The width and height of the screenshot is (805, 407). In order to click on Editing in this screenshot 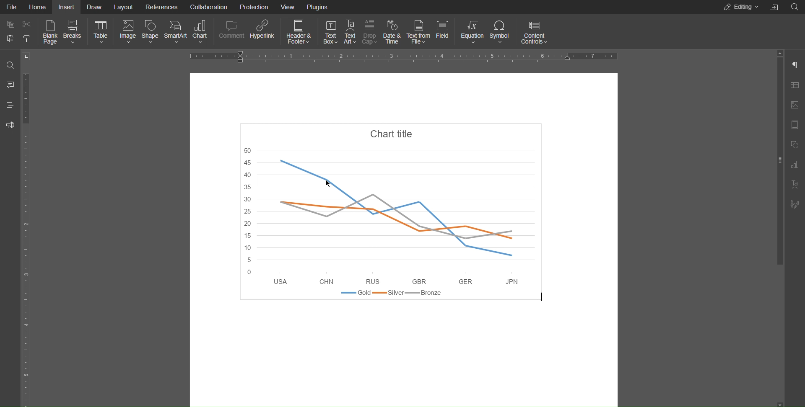, I will do `click(741, 7)`.